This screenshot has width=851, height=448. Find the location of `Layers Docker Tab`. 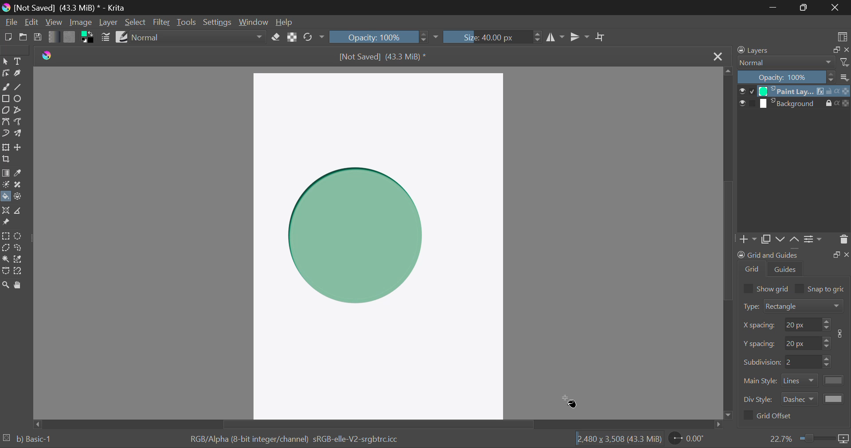

Layers Docker Tab is located at coordinates (791, 51).